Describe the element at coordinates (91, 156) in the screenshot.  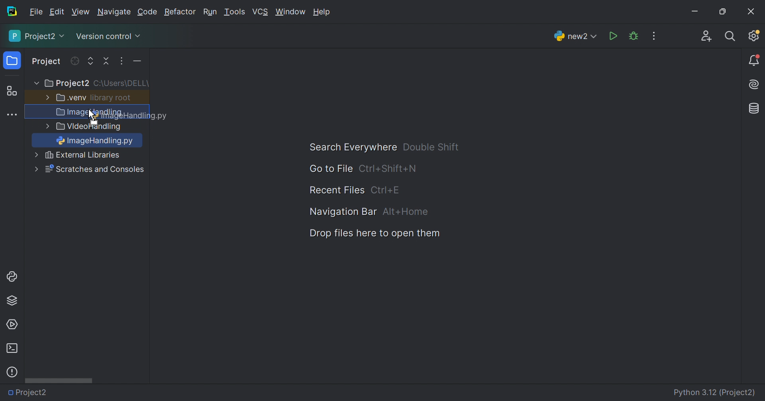
I see `VideiHandling.py` at that location.